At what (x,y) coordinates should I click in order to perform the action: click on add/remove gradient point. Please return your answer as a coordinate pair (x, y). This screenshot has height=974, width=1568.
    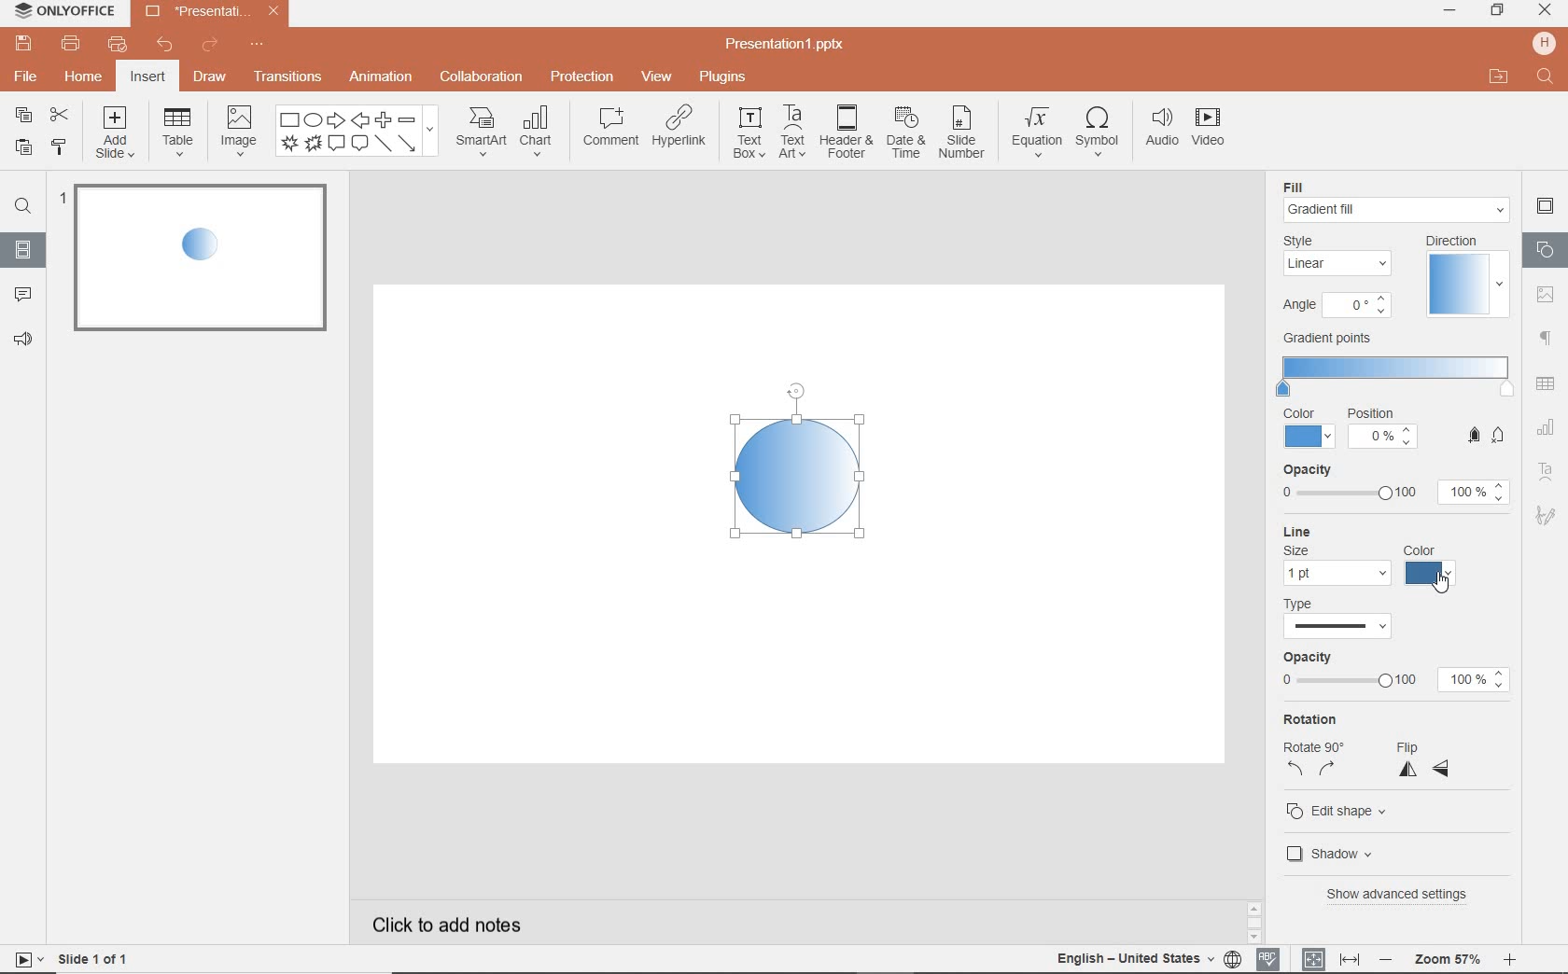
    Looking at the image, I should click on (1487, 434).